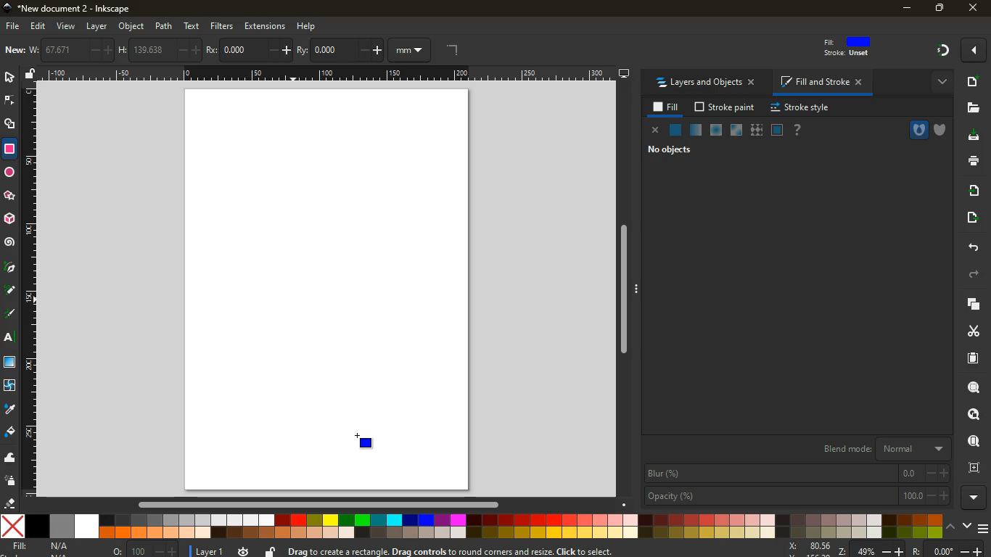 The width and height of the screenshot is (991, 557). I want to click on files, so click(968, 107).